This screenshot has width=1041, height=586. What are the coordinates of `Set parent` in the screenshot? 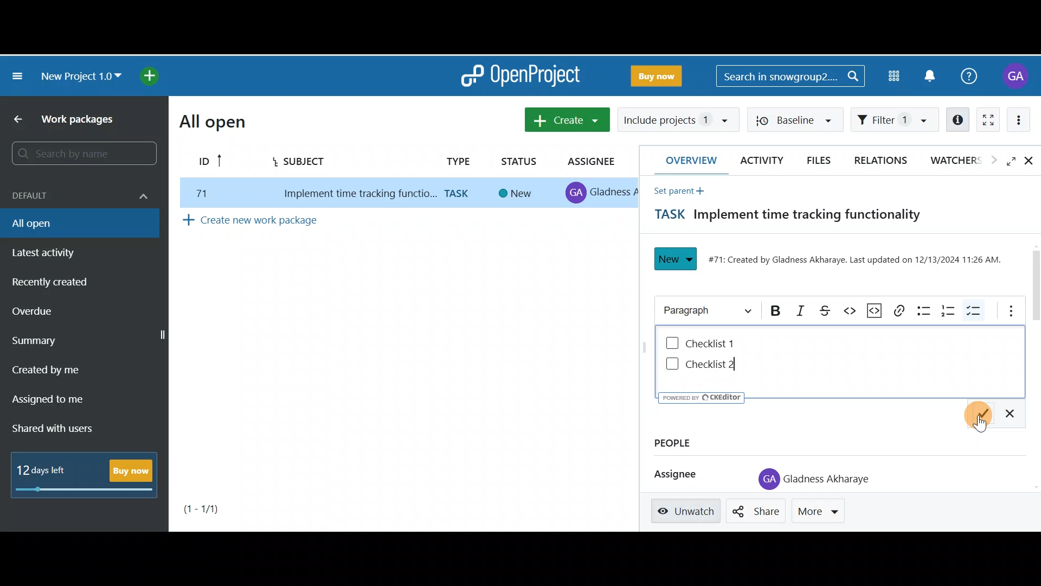 It's located at (676, 190).